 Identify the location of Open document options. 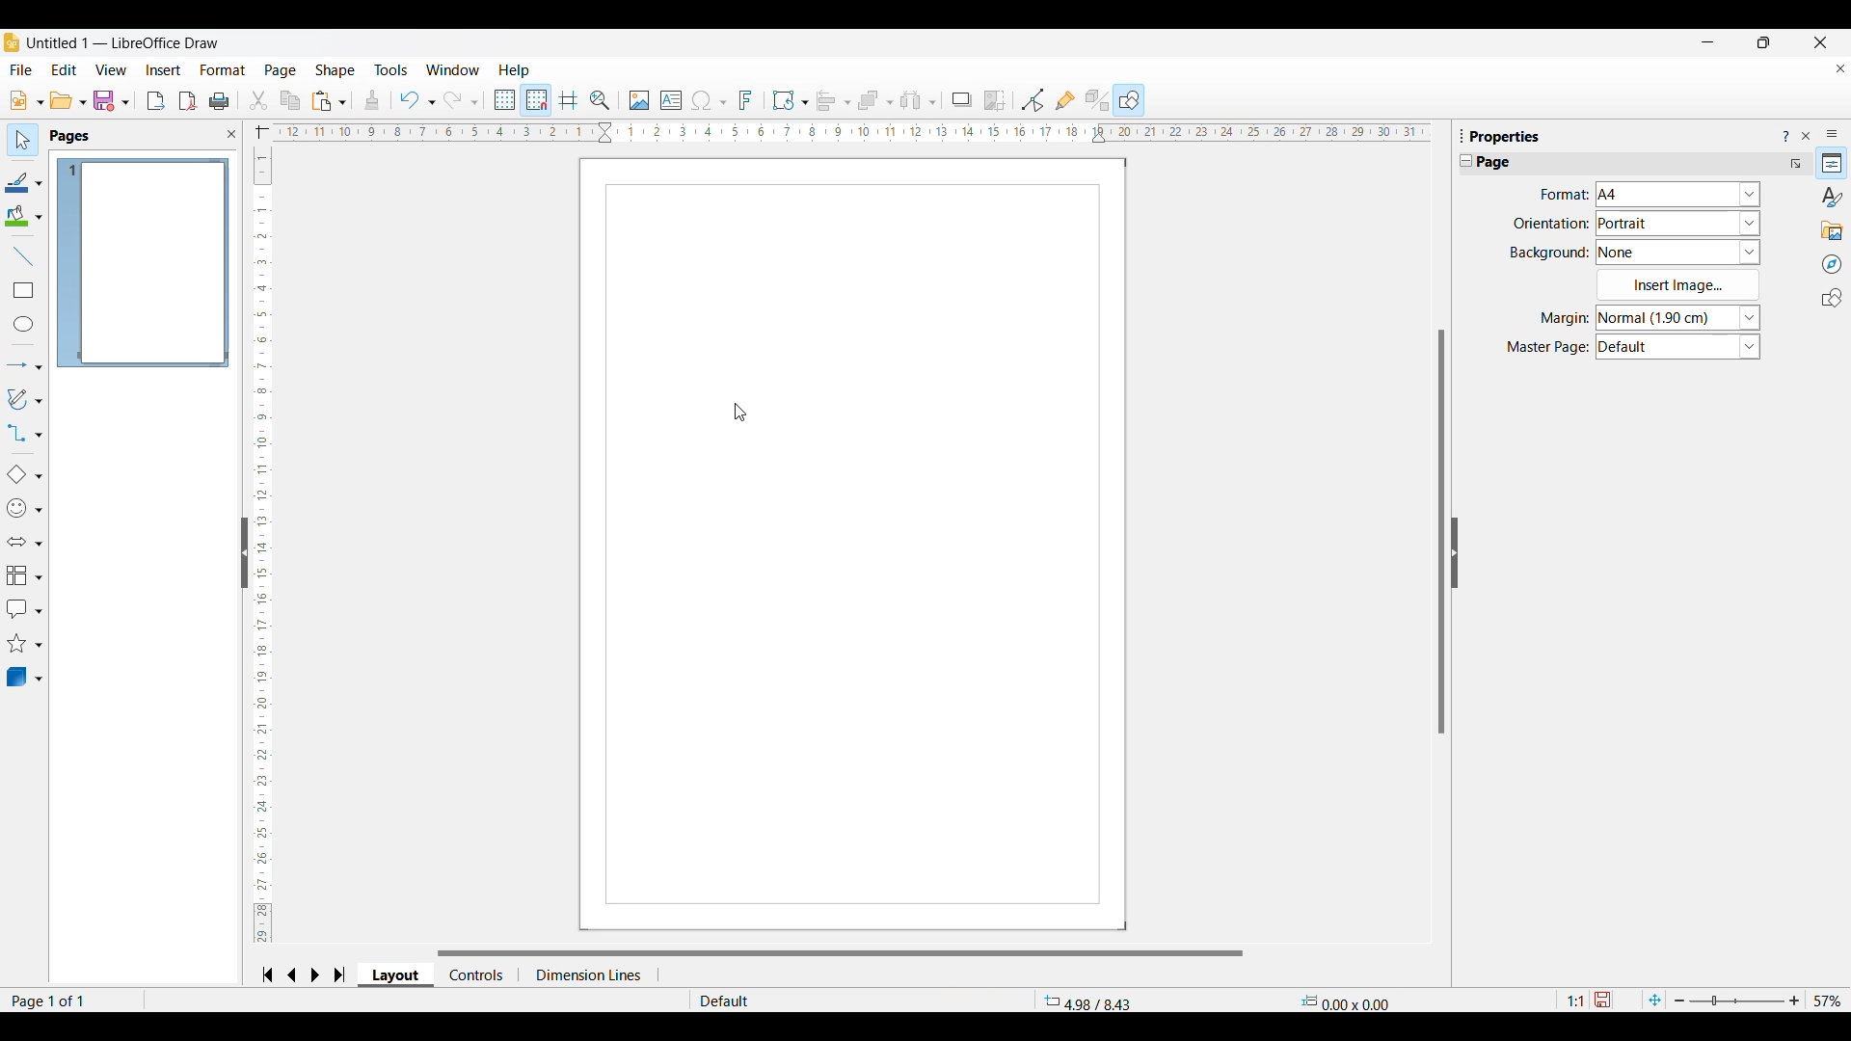
(68, 99).